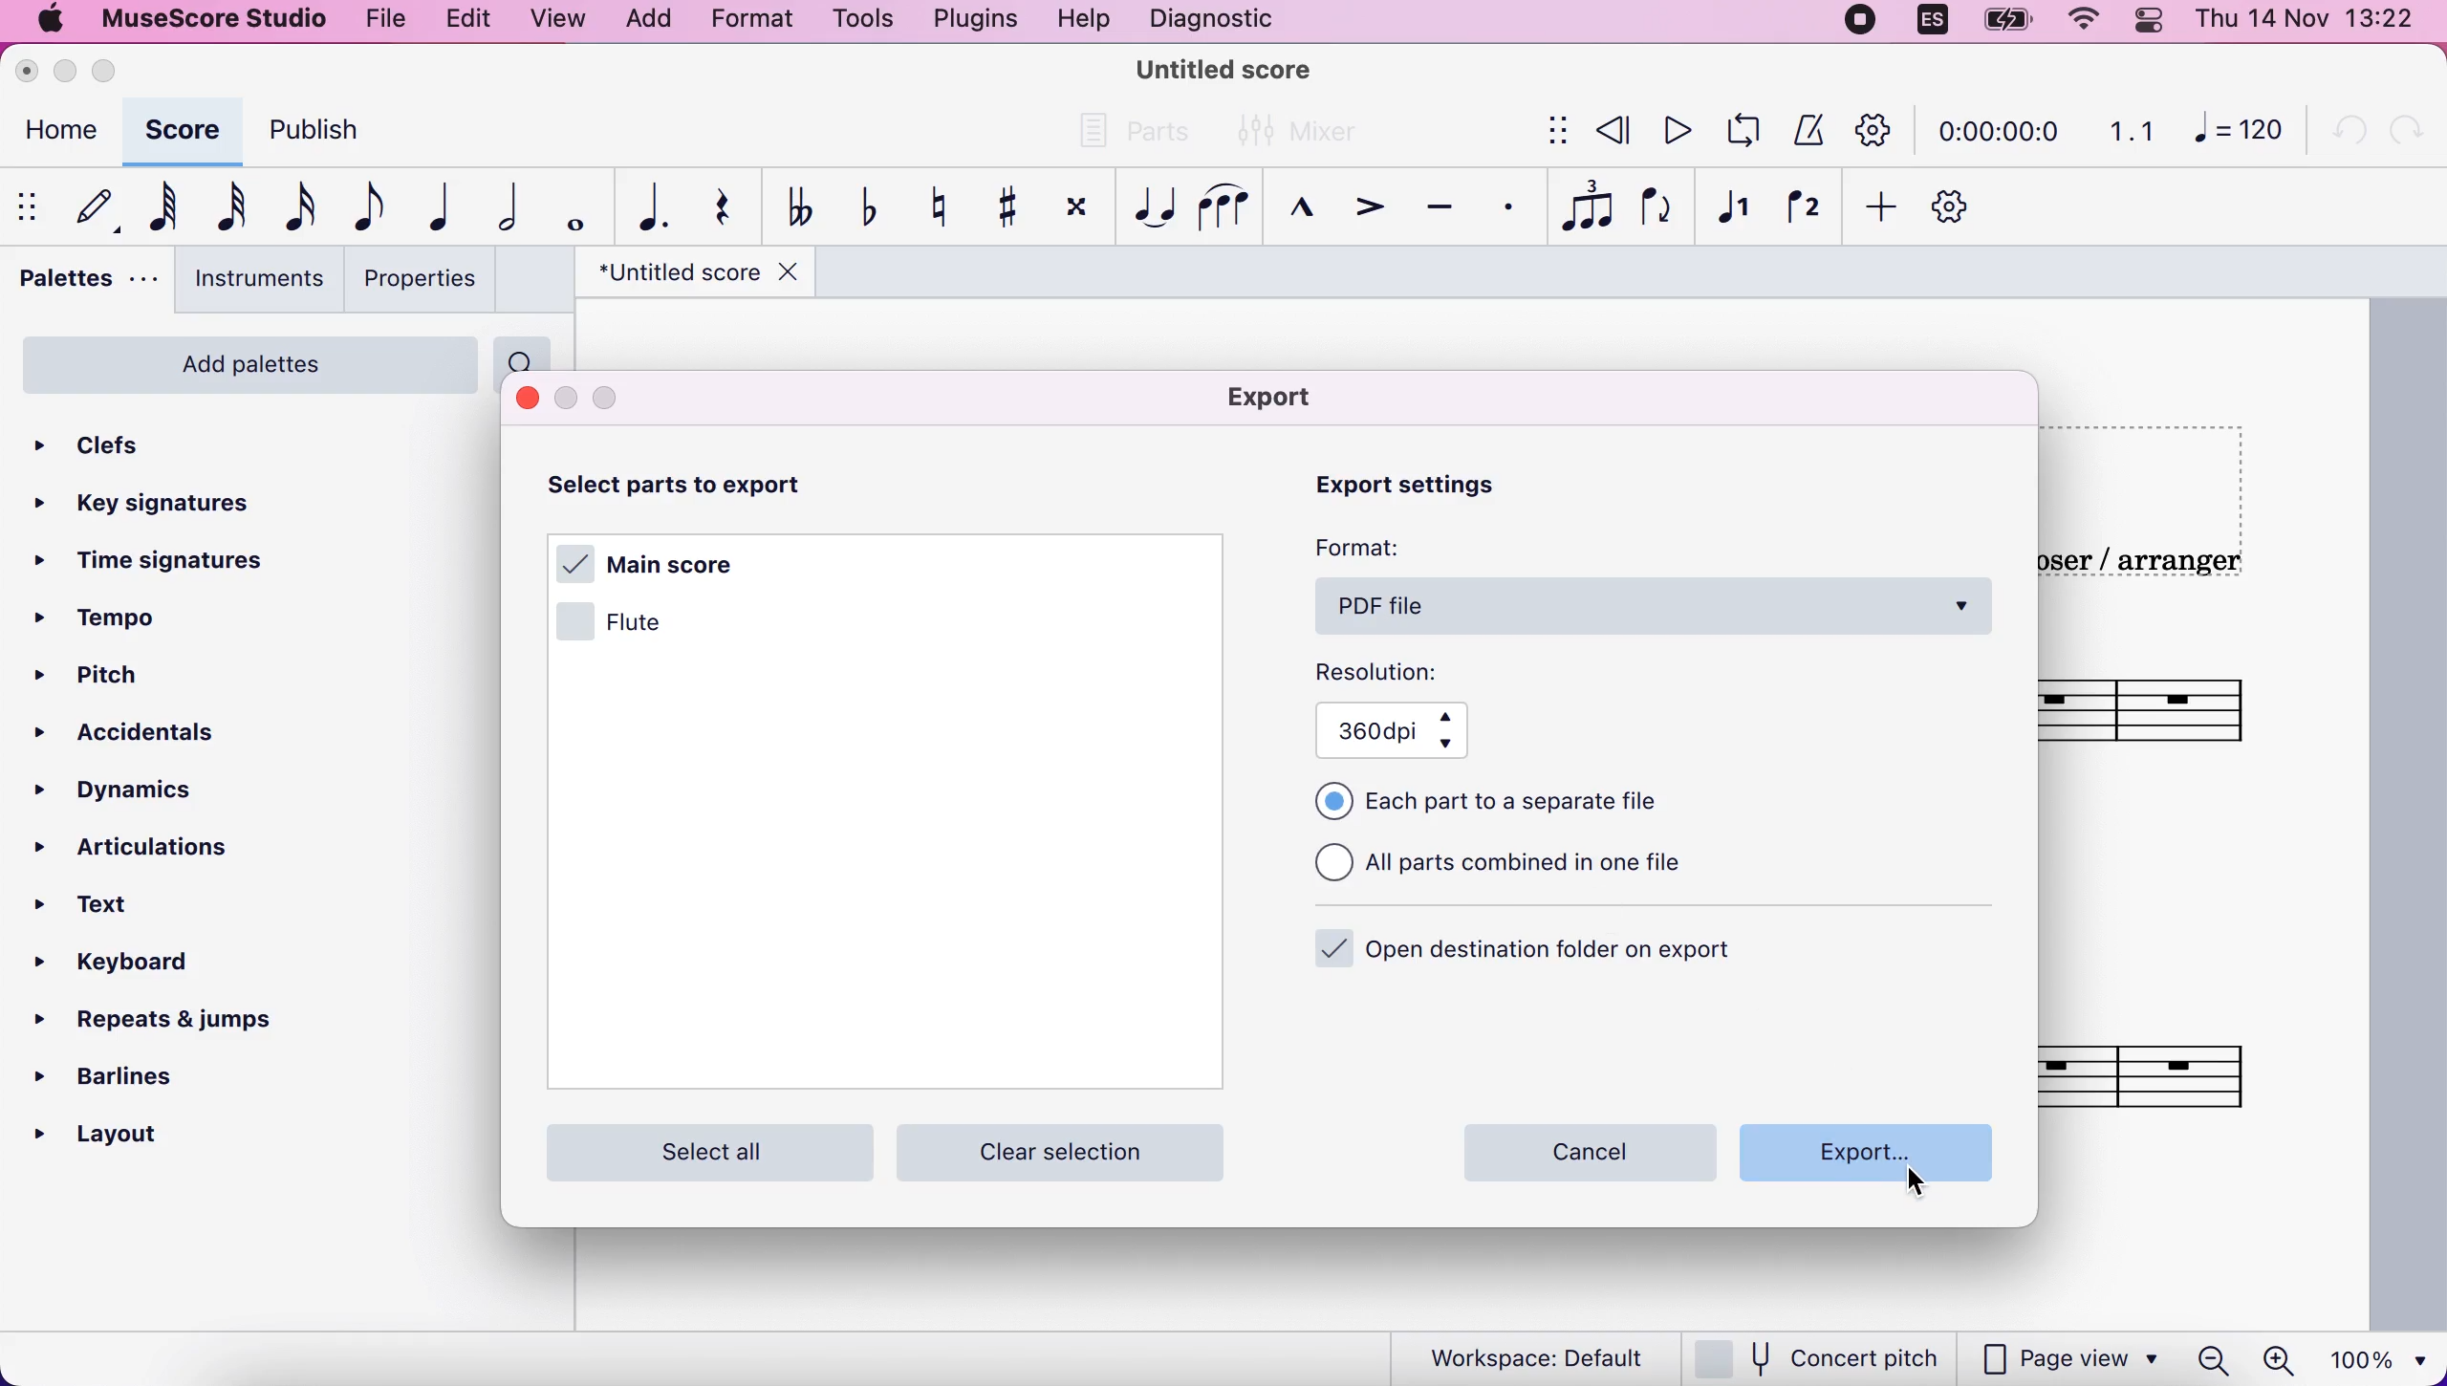 The height and width of the screenshot is (1386, 2447). Describe the element at coordinates (1225, 68) in the screenshot. I see `title` at that location.